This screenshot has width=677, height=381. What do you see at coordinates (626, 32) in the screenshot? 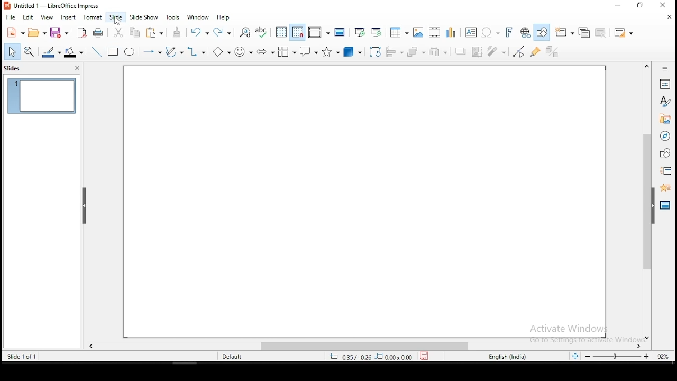
I see `slide layout` at bounding box center [626, 32].